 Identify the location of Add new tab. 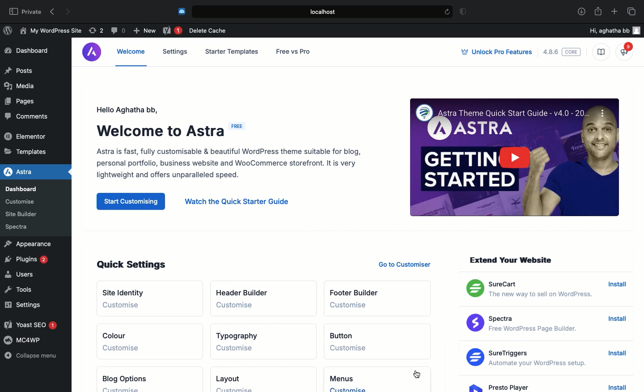
(614, 13).